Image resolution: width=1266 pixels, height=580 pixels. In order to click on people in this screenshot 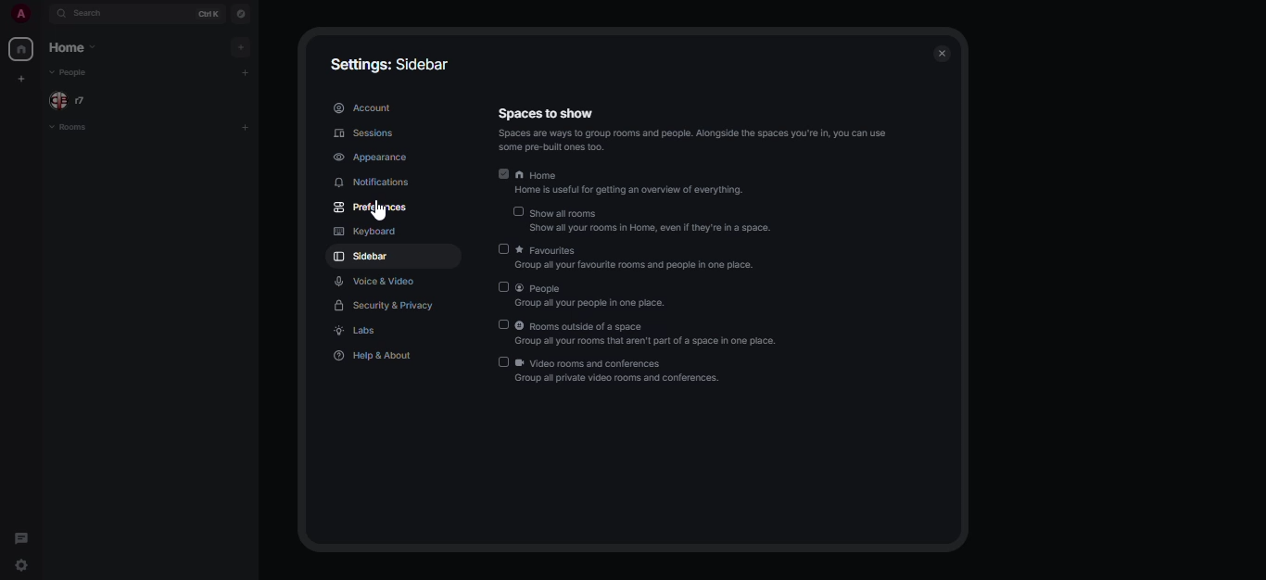, I will do `click(70, 73)`.